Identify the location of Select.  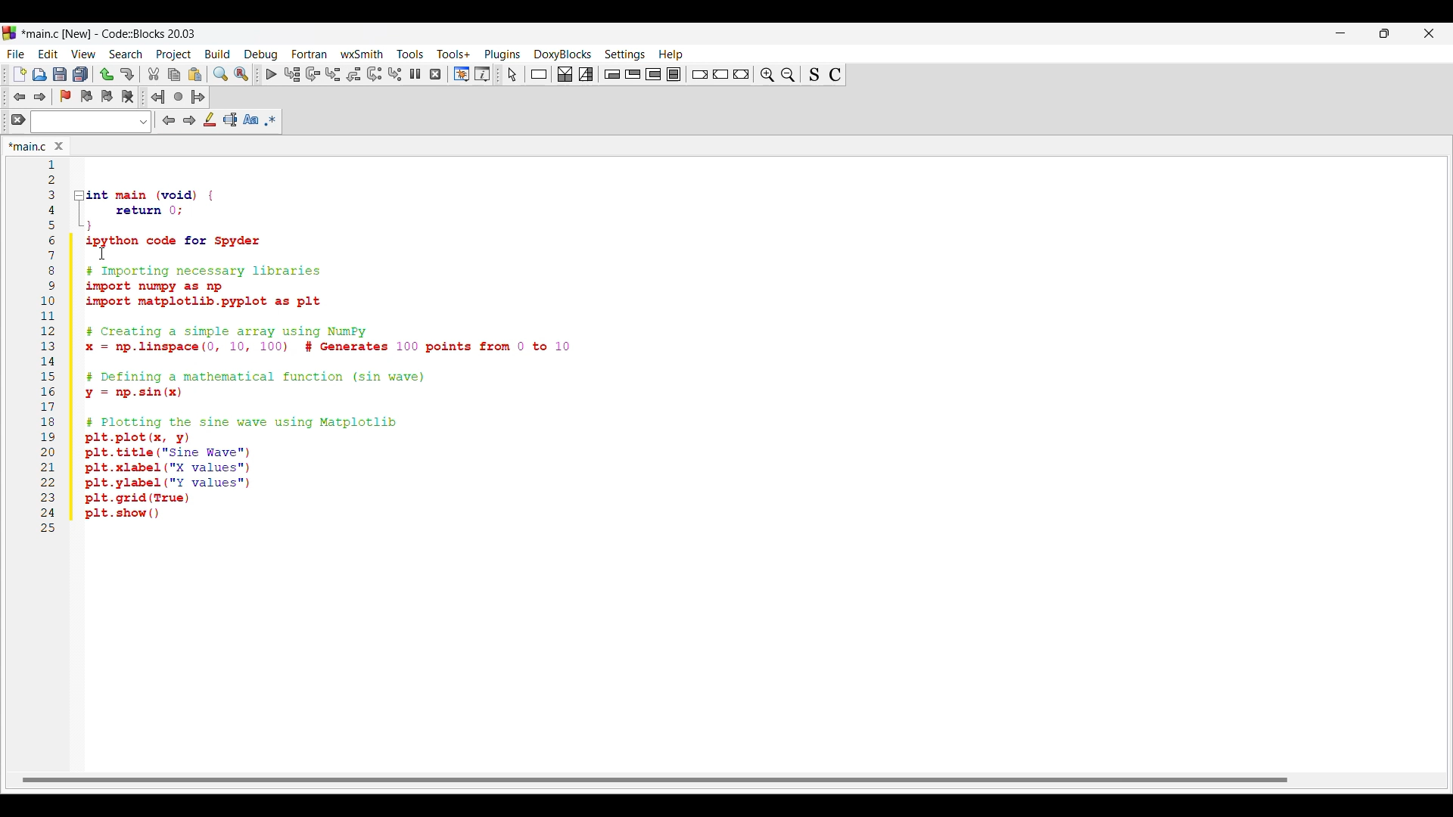
(512, 74).